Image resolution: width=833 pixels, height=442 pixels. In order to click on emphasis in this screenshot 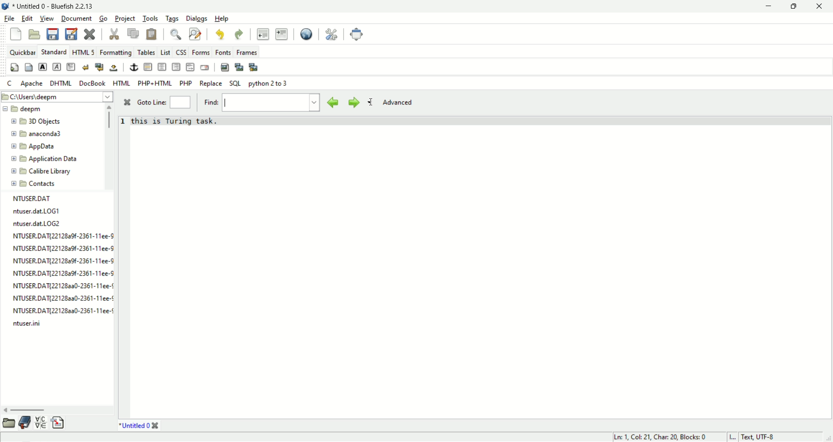, I will do `click(58, 67)`.